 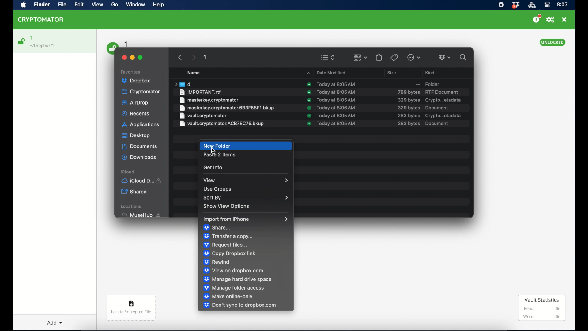 I want to click on crypto, so click(x=443, y=100).